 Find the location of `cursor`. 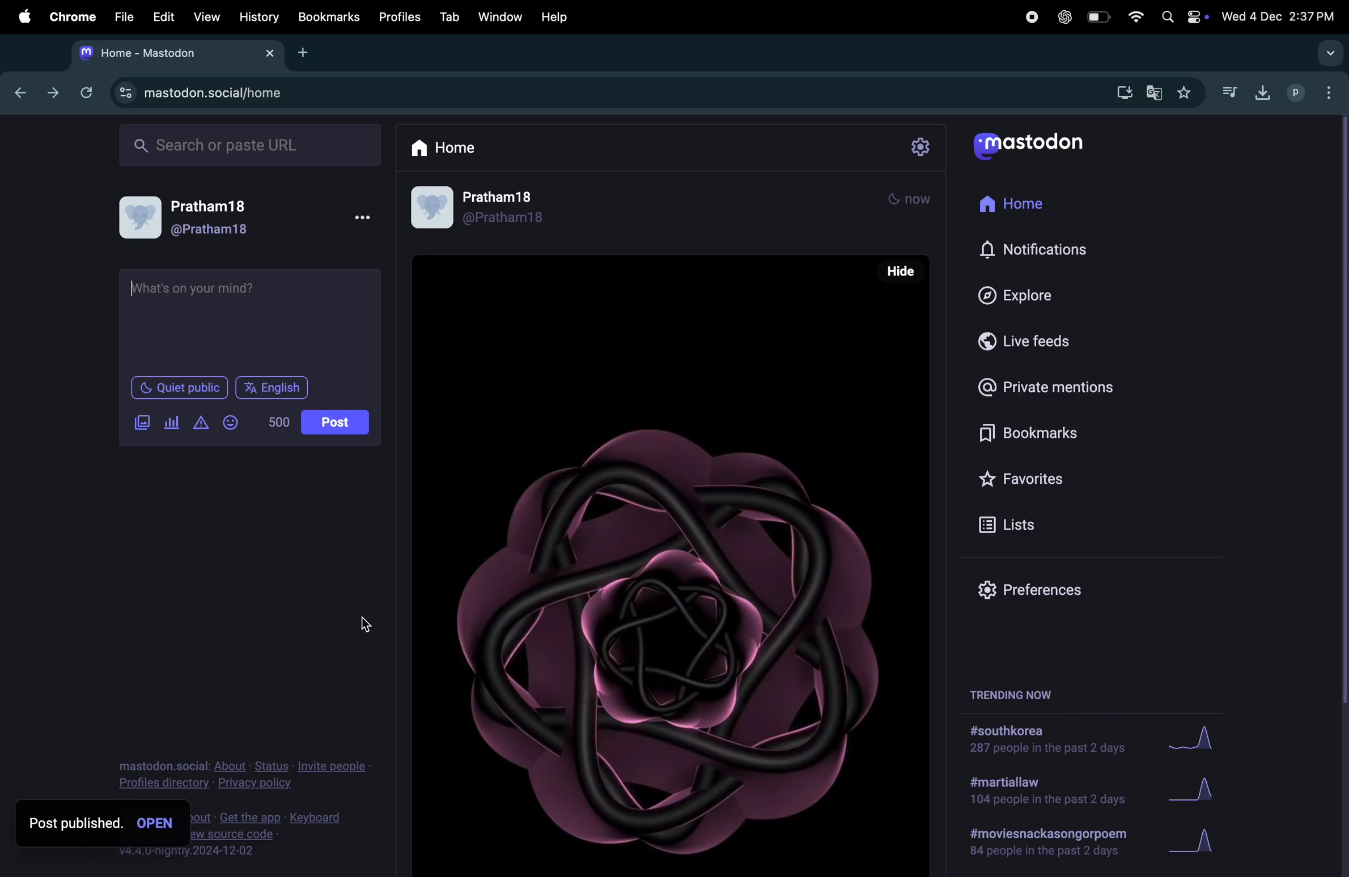

cursor is located at coordinates (365, 623).